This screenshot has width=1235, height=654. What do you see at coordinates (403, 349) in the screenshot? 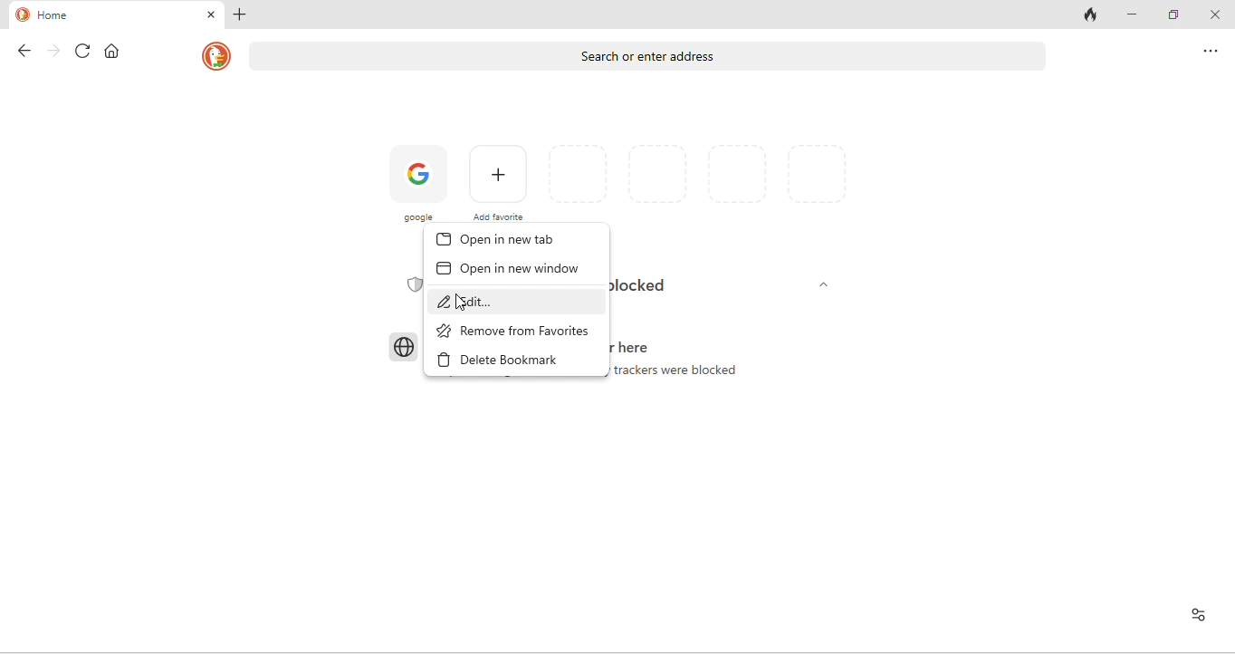
I see `Browser icon` at bounding box center [403, 349].